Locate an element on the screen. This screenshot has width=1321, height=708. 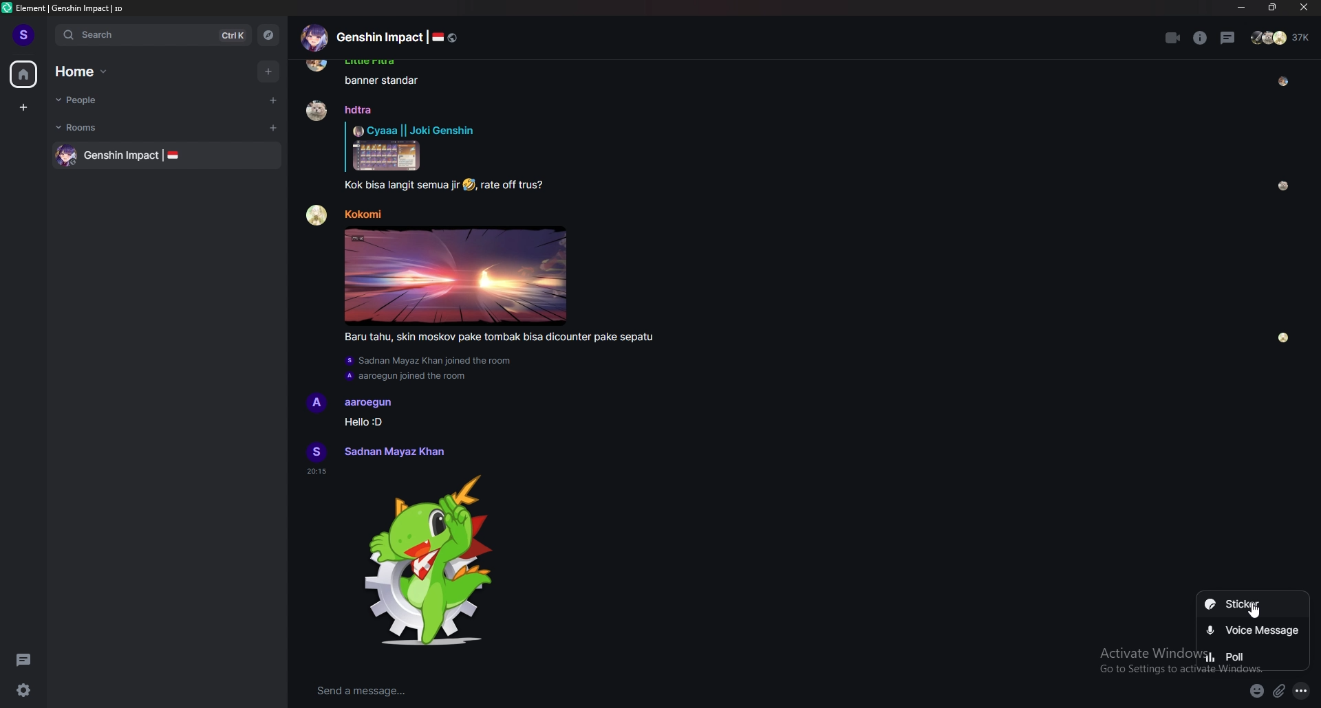
Activate Windows
Go to Settings to activate Windows. is located at coordinates (1146, 661).